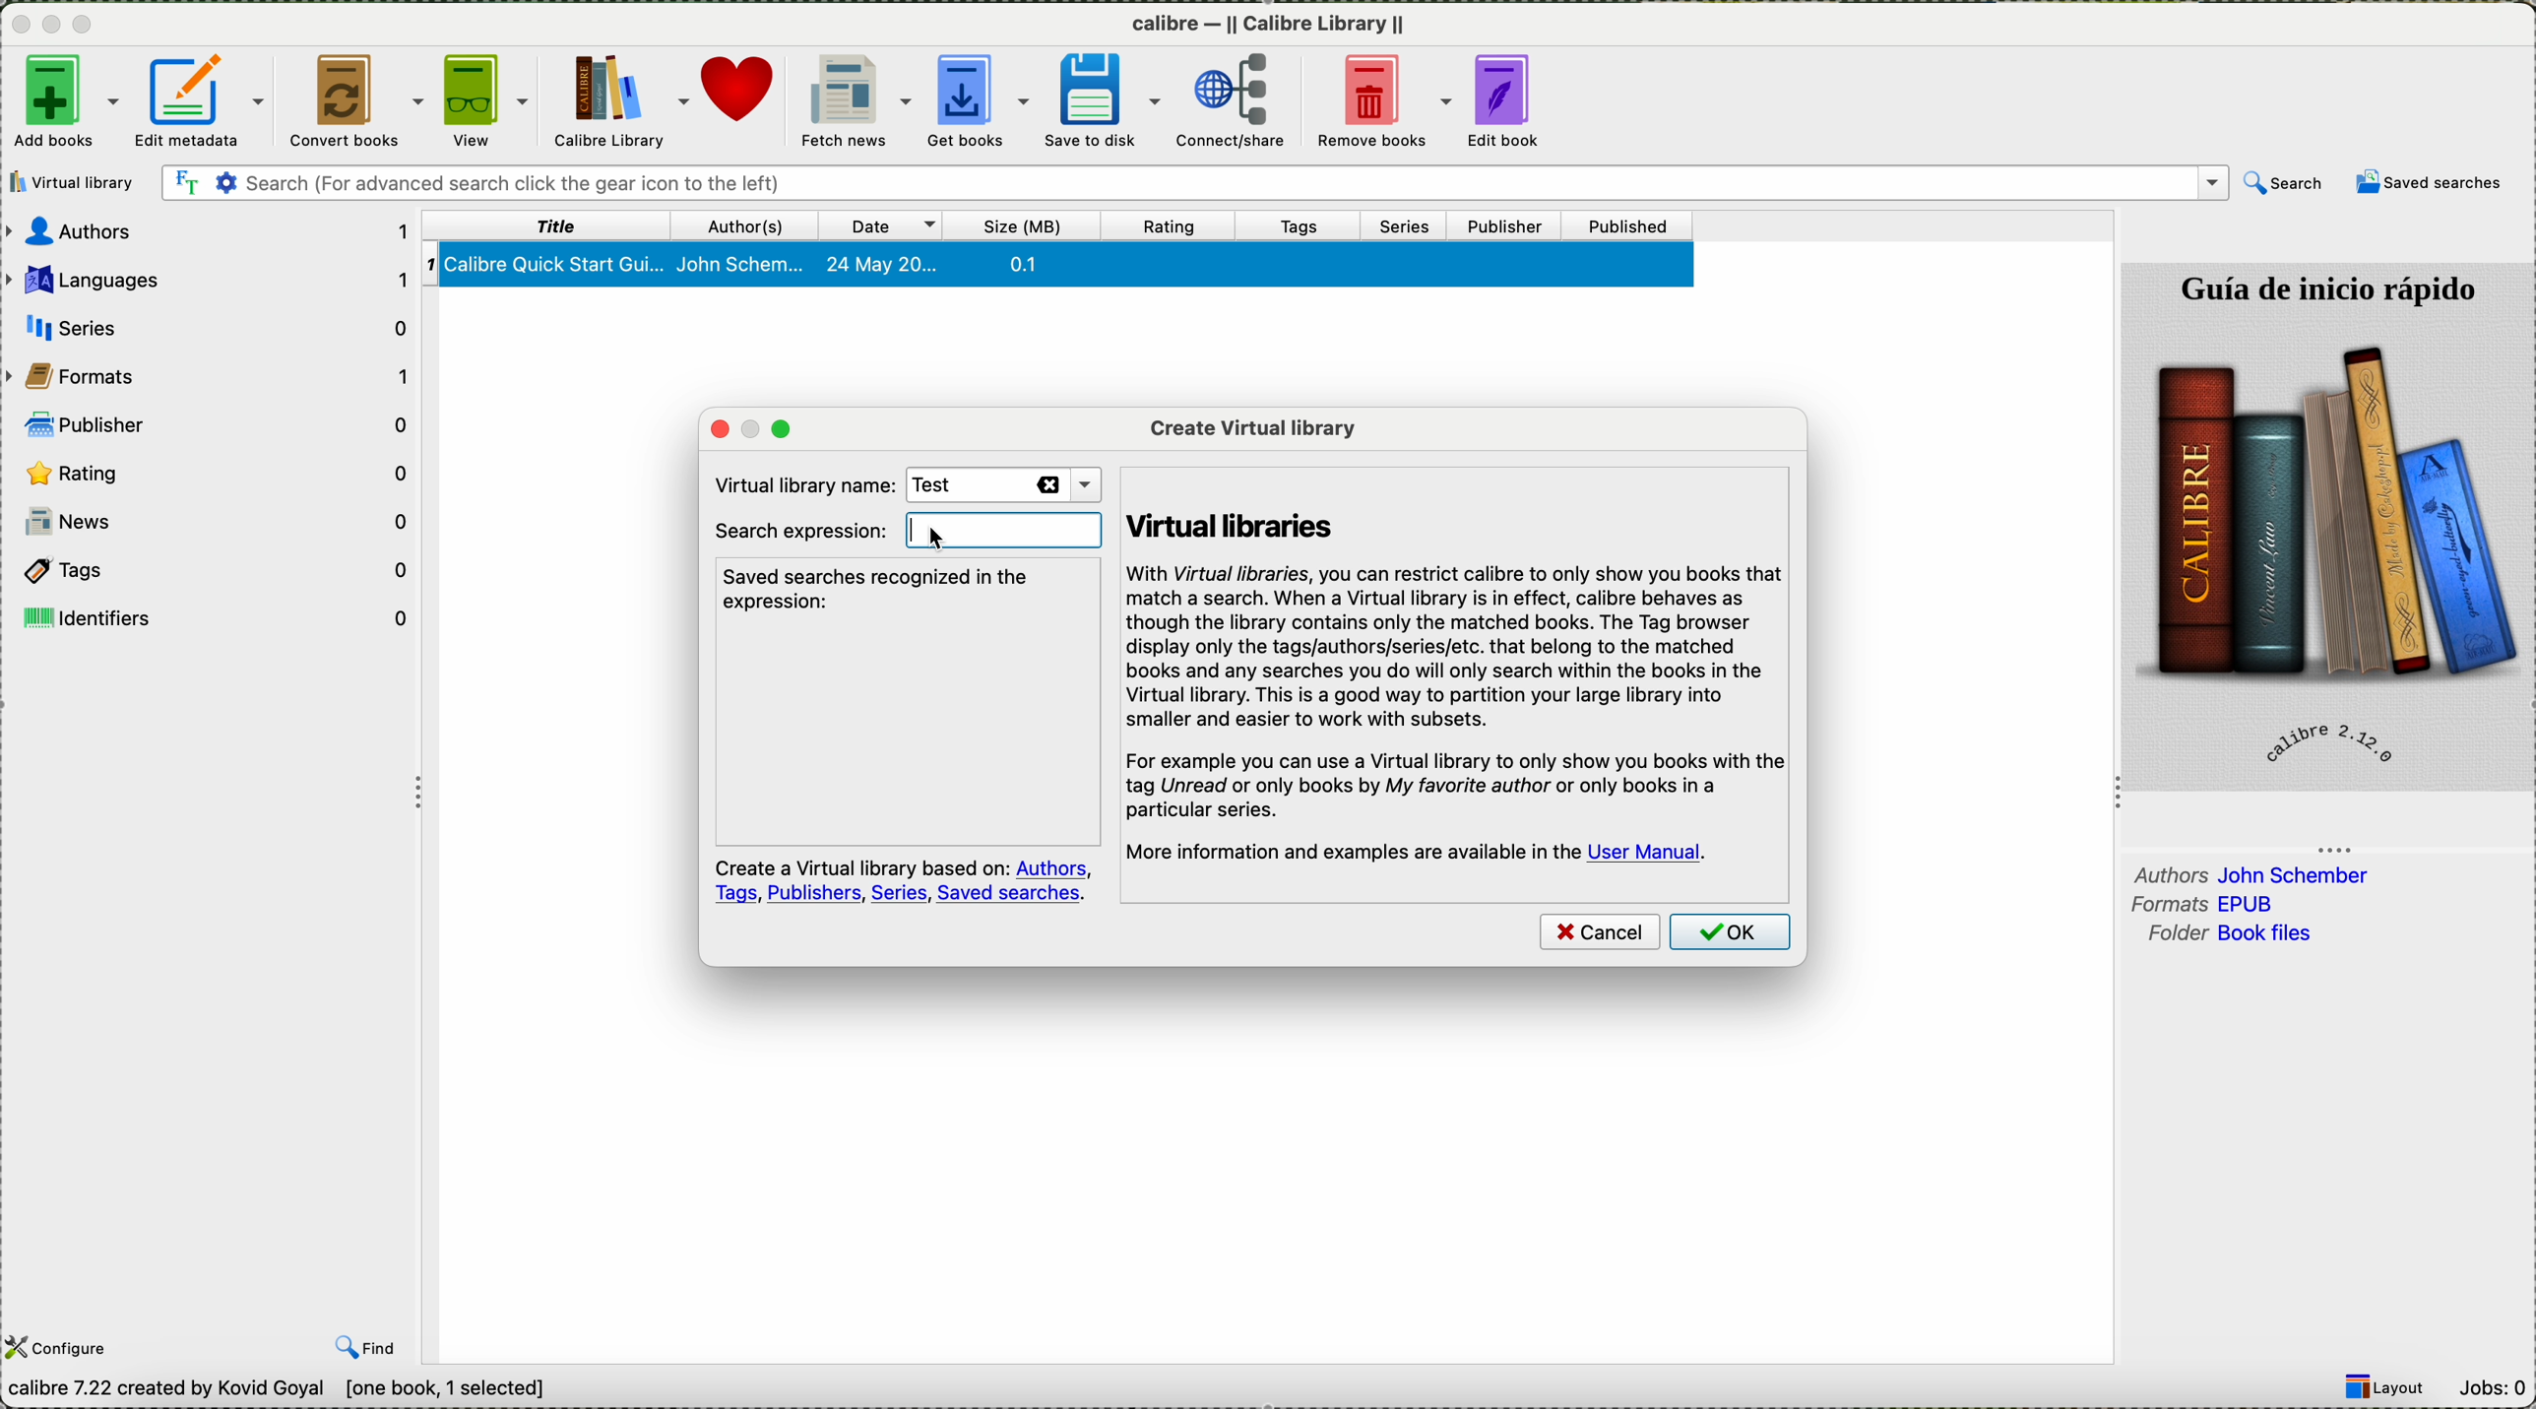 The width and height of the screenshot is (2536, 1409). Describe the element at coordinates (1599, 934) in the screenshot. I see `cancel` at that location.